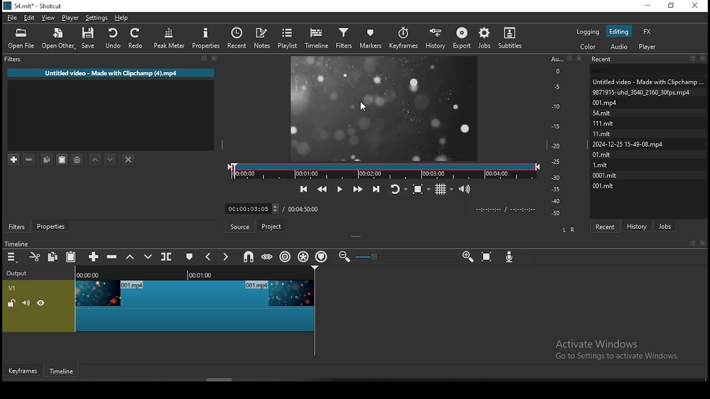  I want to click on timer, so click(503, 209).